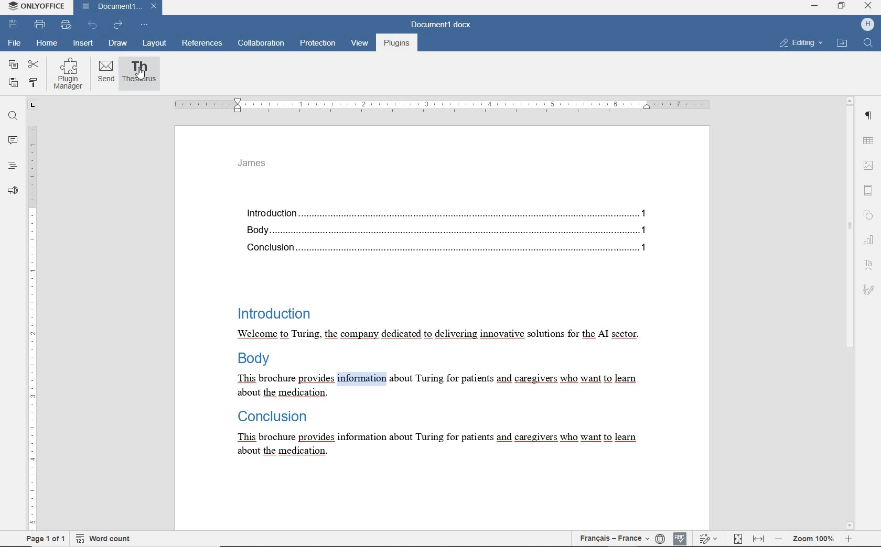 The width and height of the screenshot is (881, 547). I want to click on SAVE, so click(14, 25).